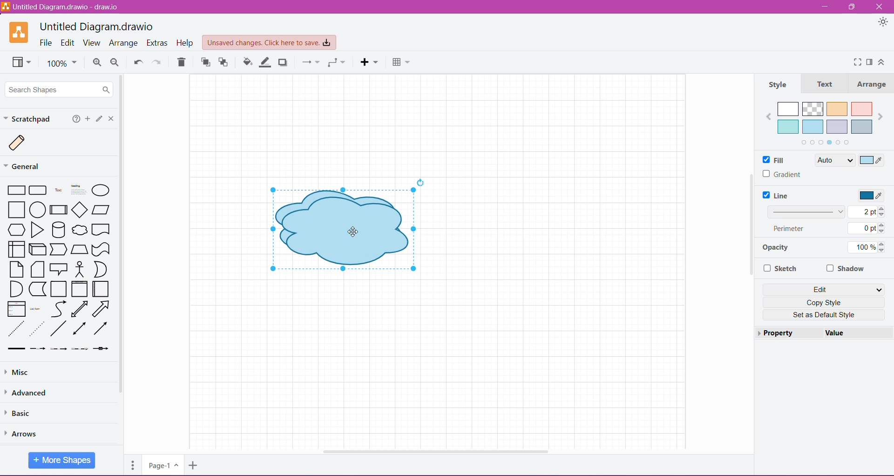  I want to click on To Back, so click(224, 63).